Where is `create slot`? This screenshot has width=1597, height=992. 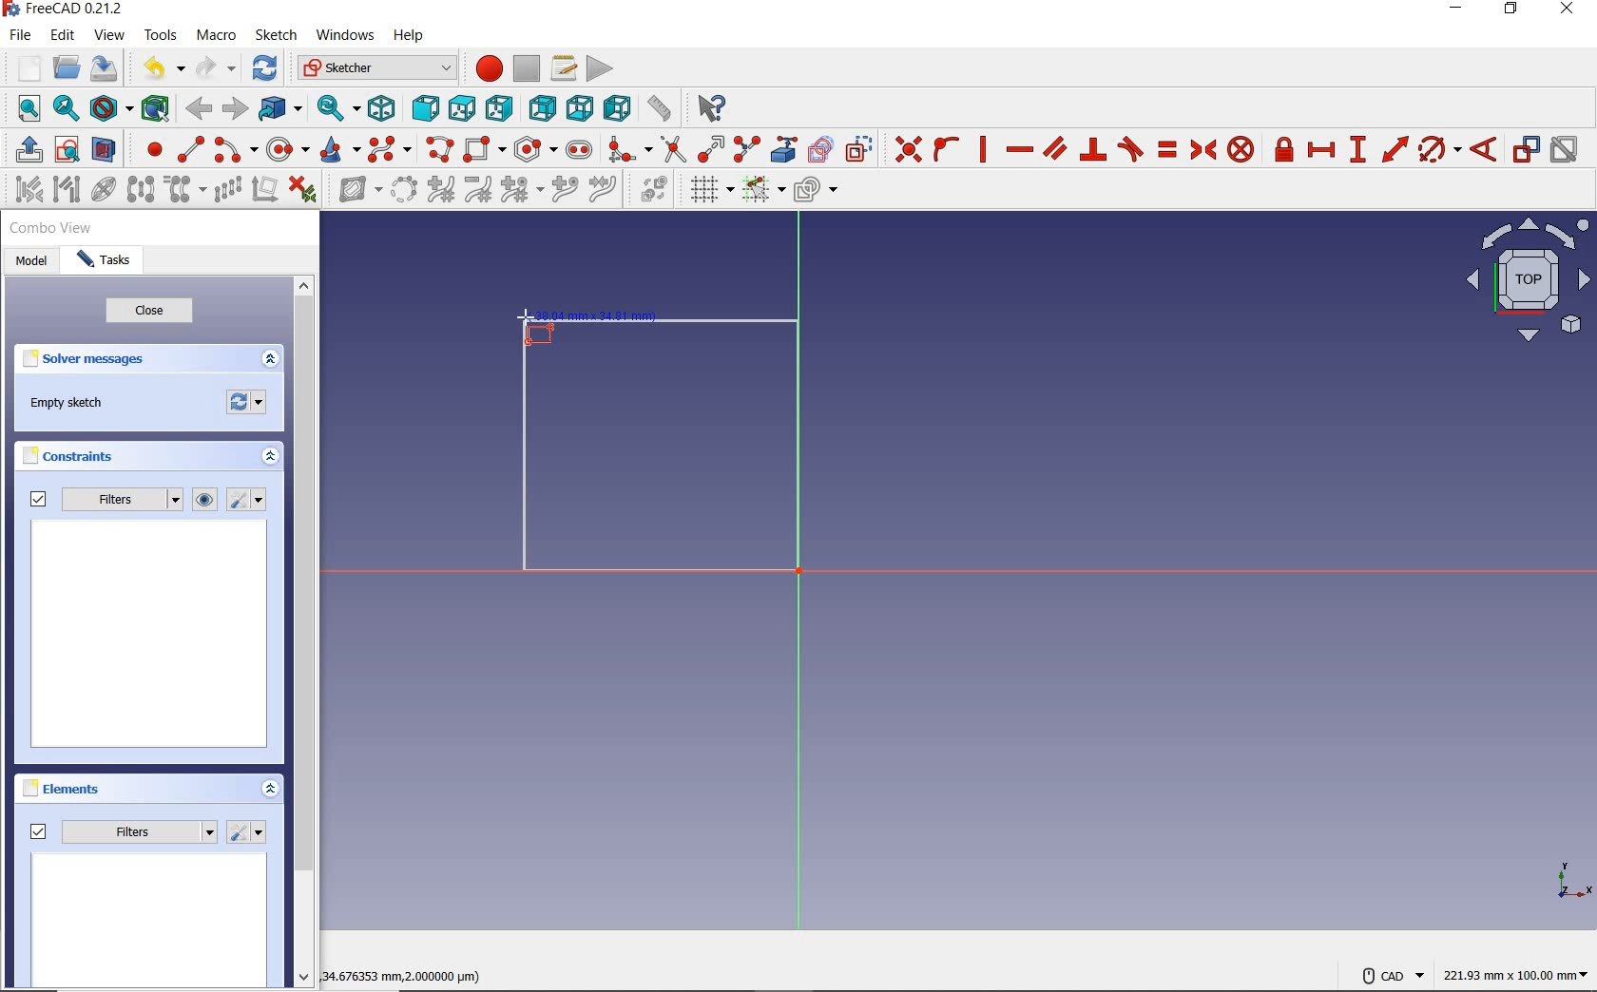
create slot is located at coordinates (580, 148).